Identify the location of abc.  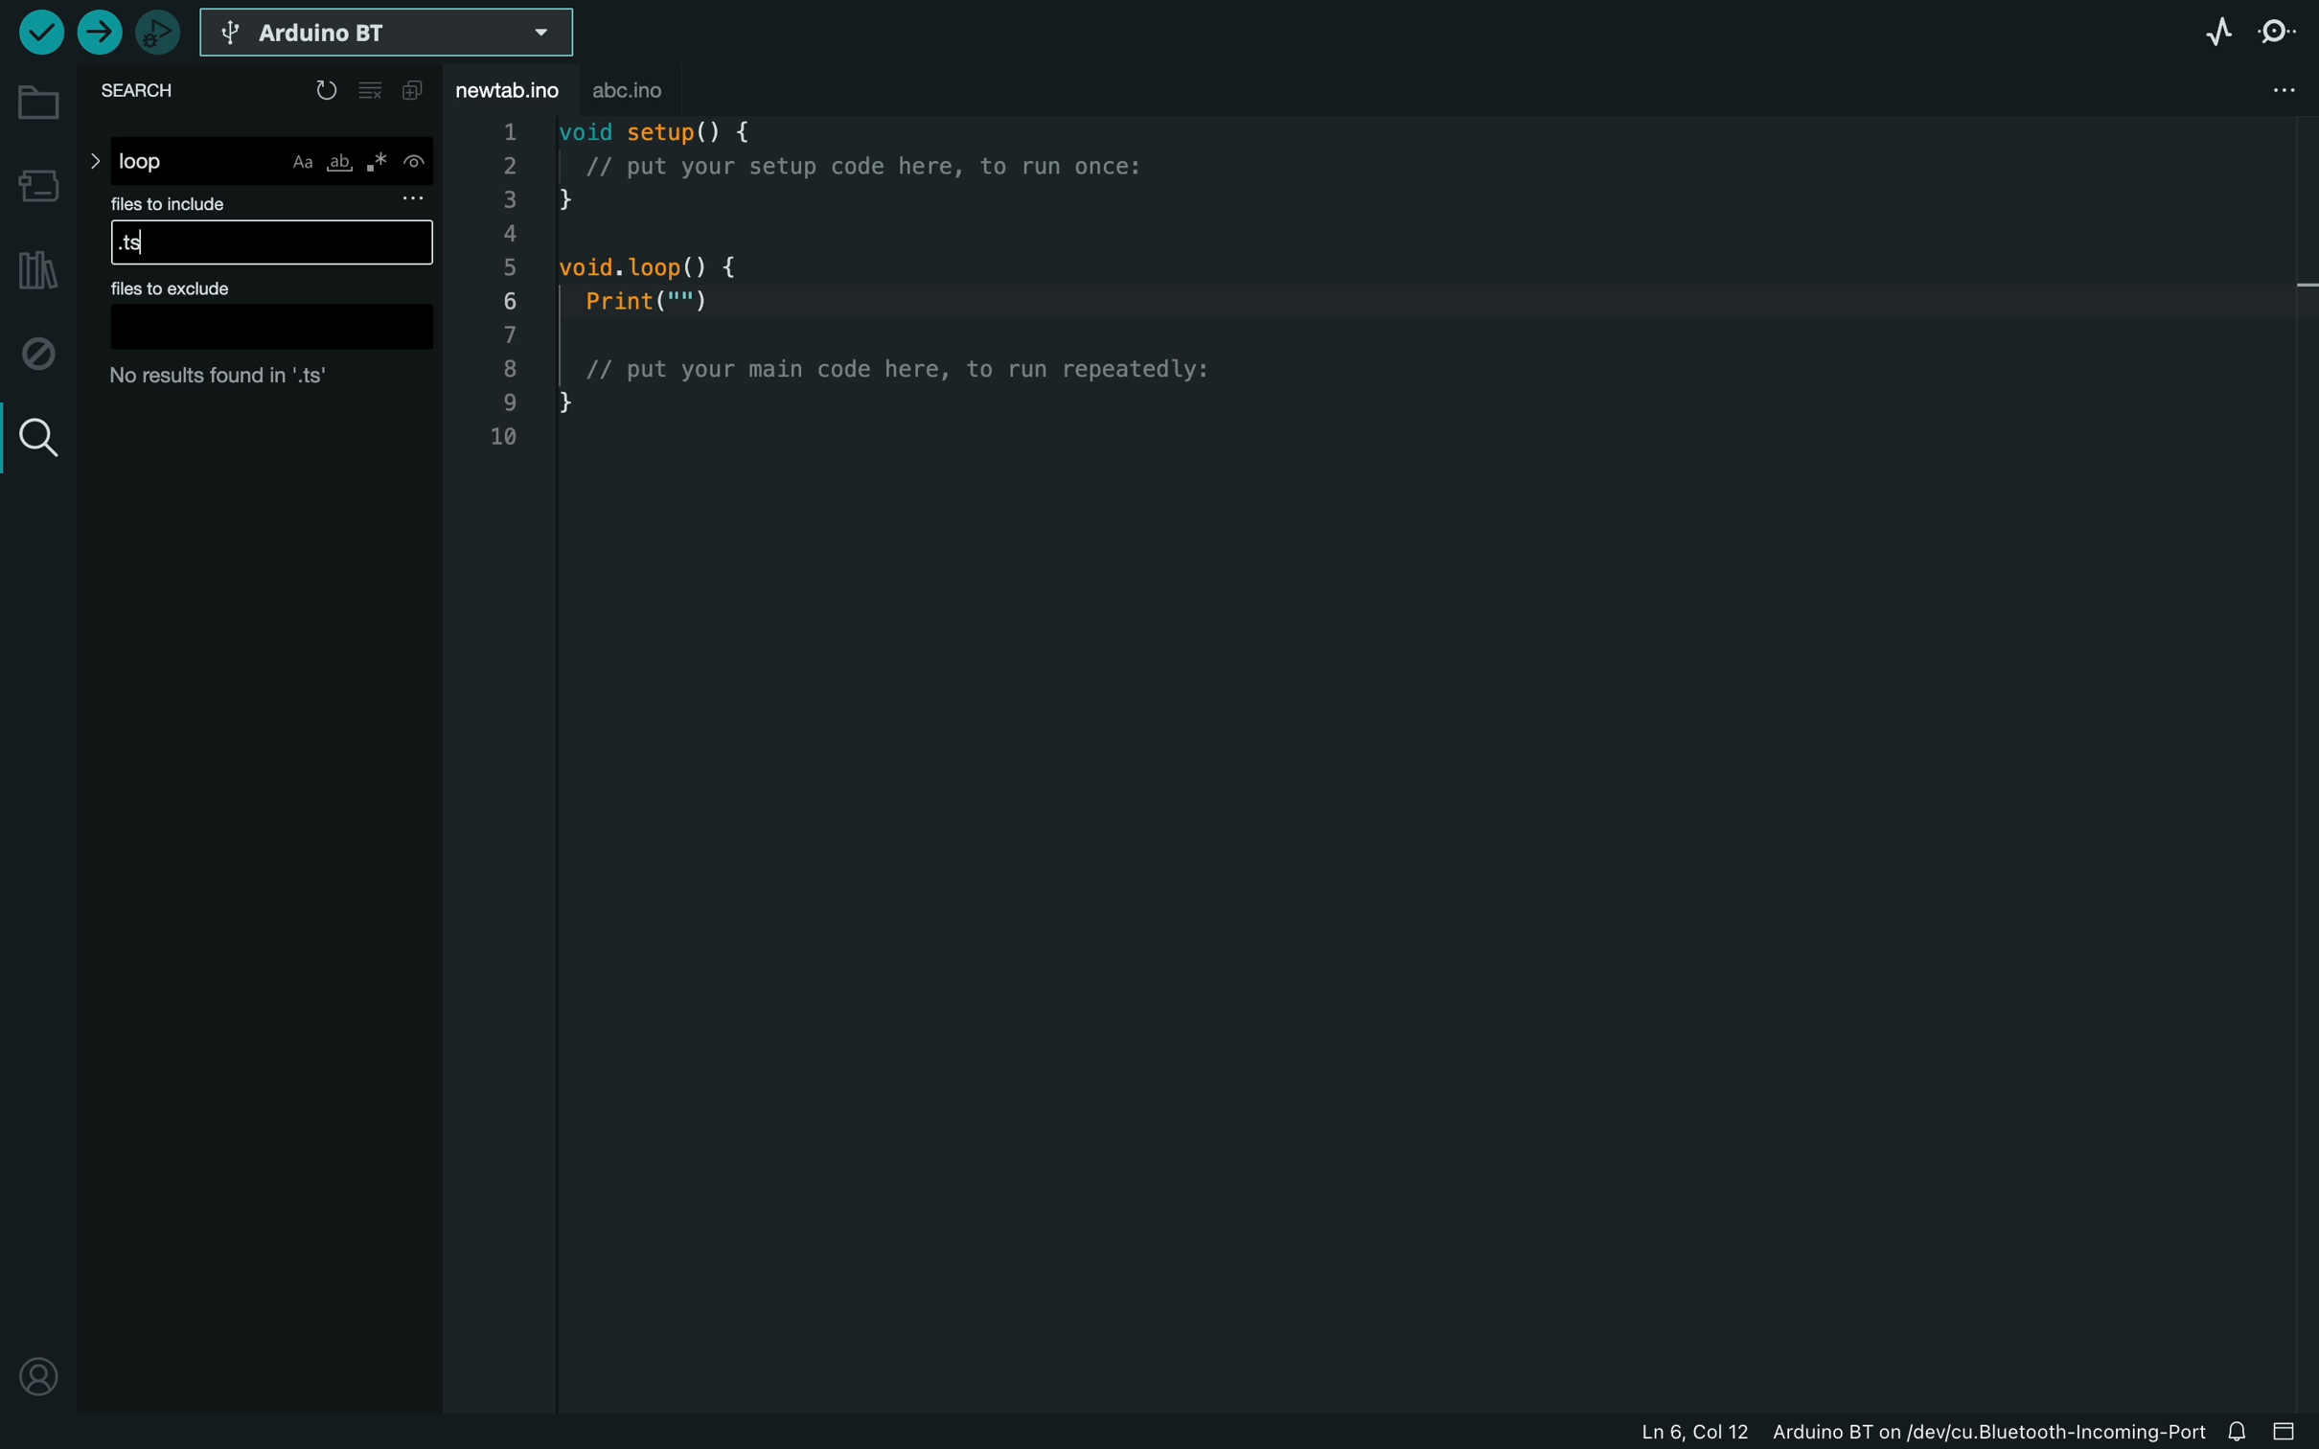
(653, 90).